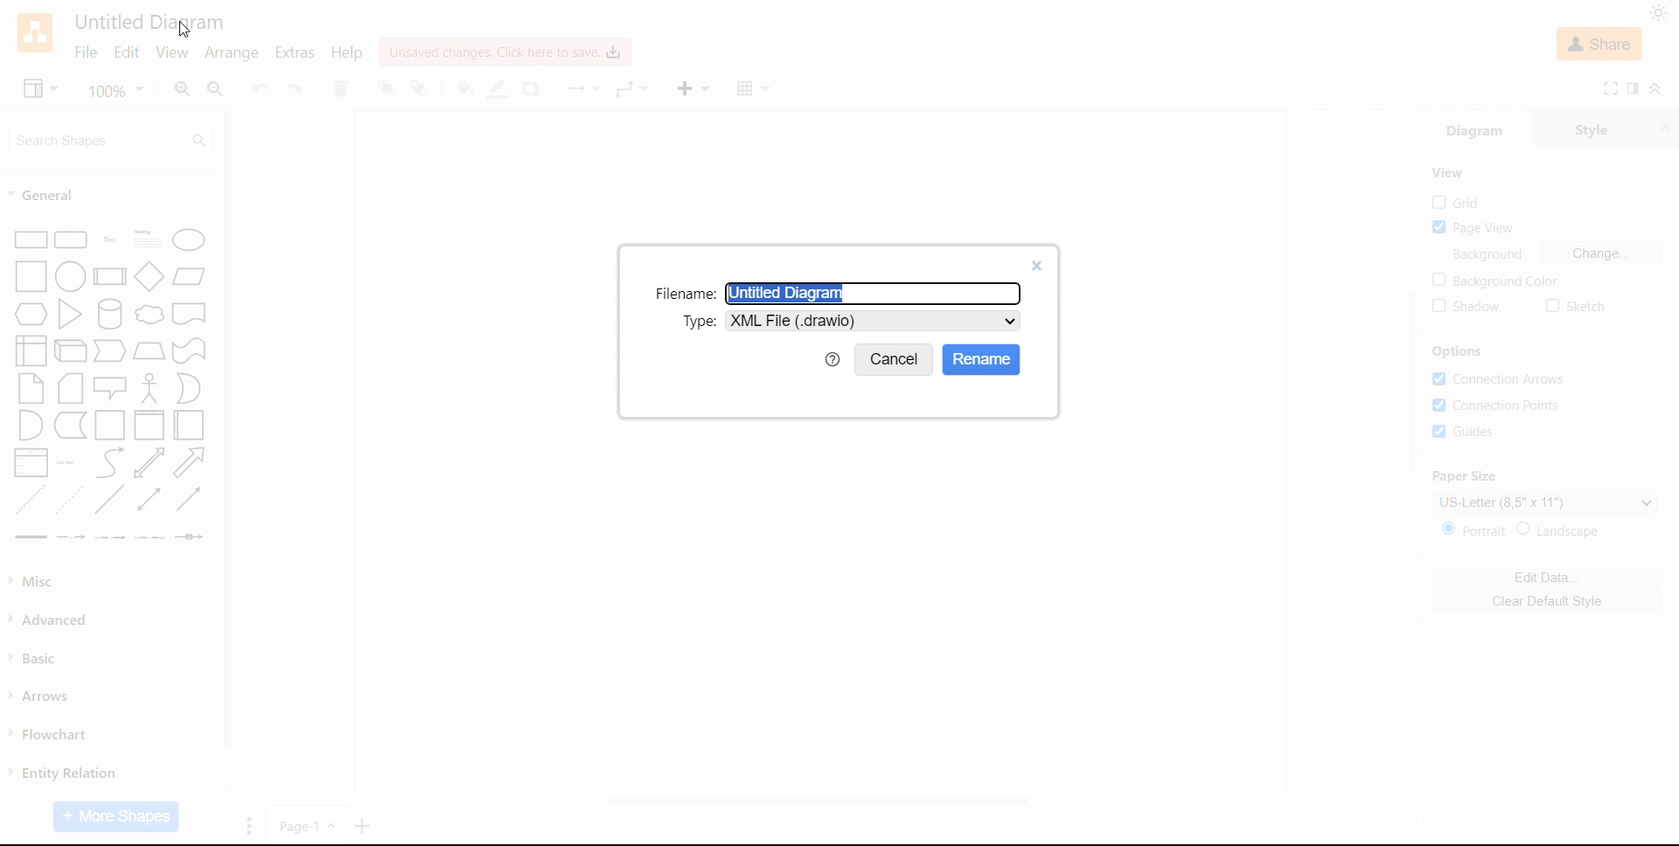  What do you see at coordinates (499, 90) in the screenshot?
I see `Line colour ` at bounding box center [499, 90].